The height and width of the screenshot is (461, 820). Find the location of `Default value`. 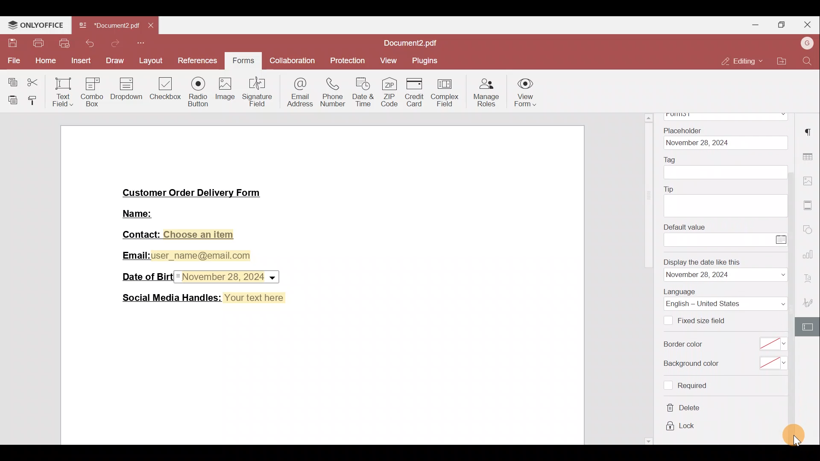

Default value is located at coordinates (685, 227).